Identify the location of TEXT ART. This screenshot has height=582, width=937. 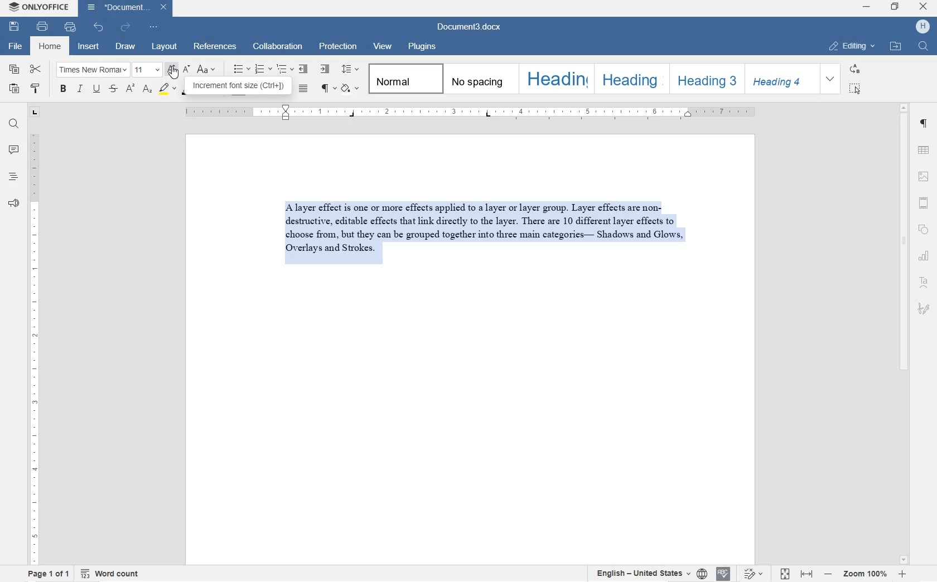
(924, 281).